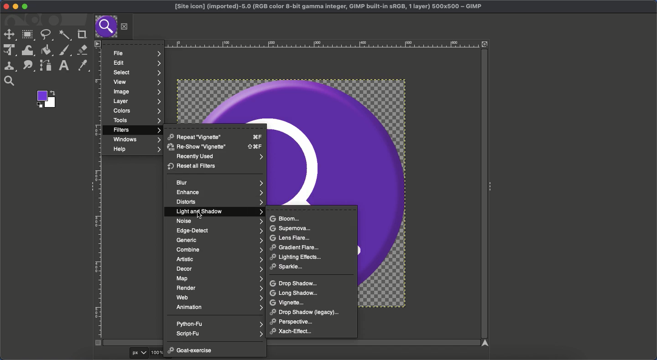  Describe the element at coordinates (98, 197) in the screenshot. I see `Ruler` at that location.